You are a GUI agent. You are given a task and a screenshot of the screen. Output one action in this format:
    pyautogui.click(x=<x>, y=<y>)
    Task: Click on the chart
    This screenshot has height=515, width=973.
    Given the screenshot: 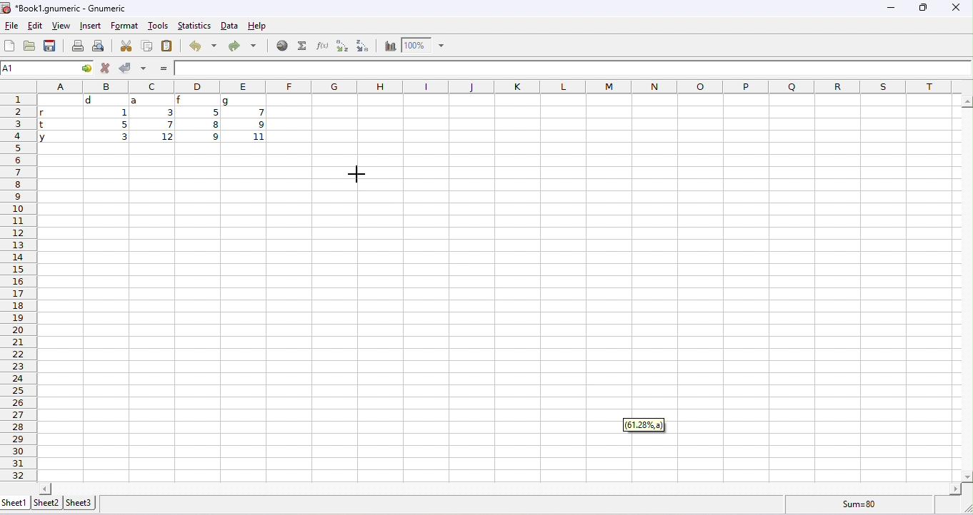 What is the action you would take?
    pyautogui.click(x=388, y=46)
    